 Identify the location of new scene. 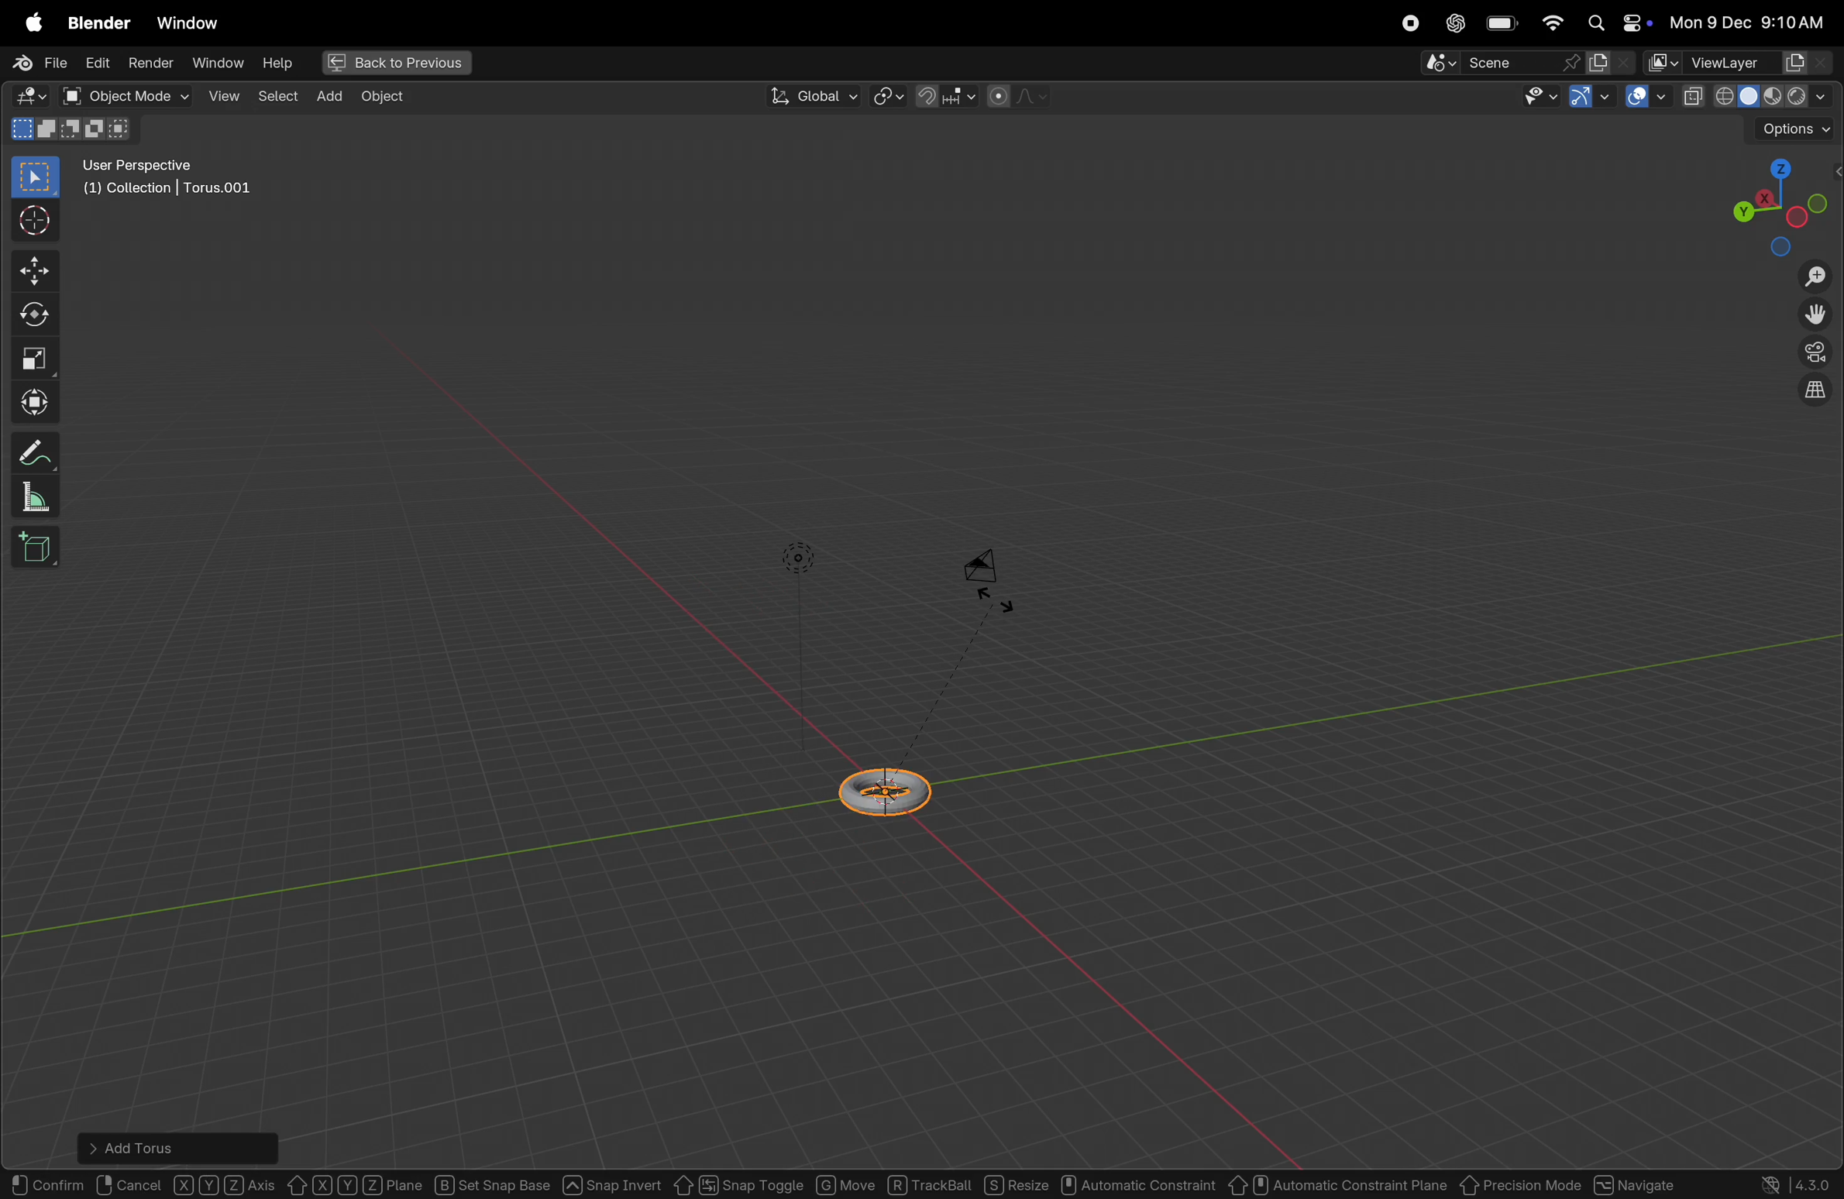
(1611, 63).